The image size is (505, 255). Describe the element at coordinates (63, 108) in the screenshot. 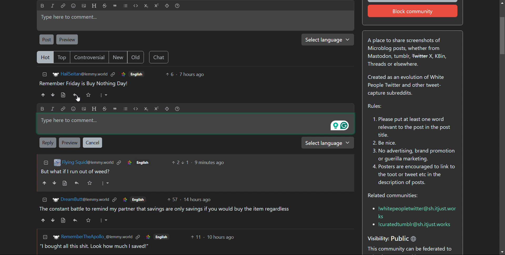

I see `link` at that location.